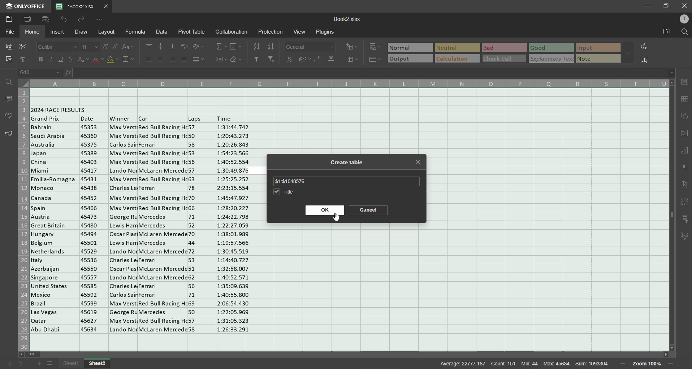 This screenshot has height=369, width=692. What do you see at coordinates (7, 363) in the screenshot?
I see `previous` at bounding box center [7, 363].